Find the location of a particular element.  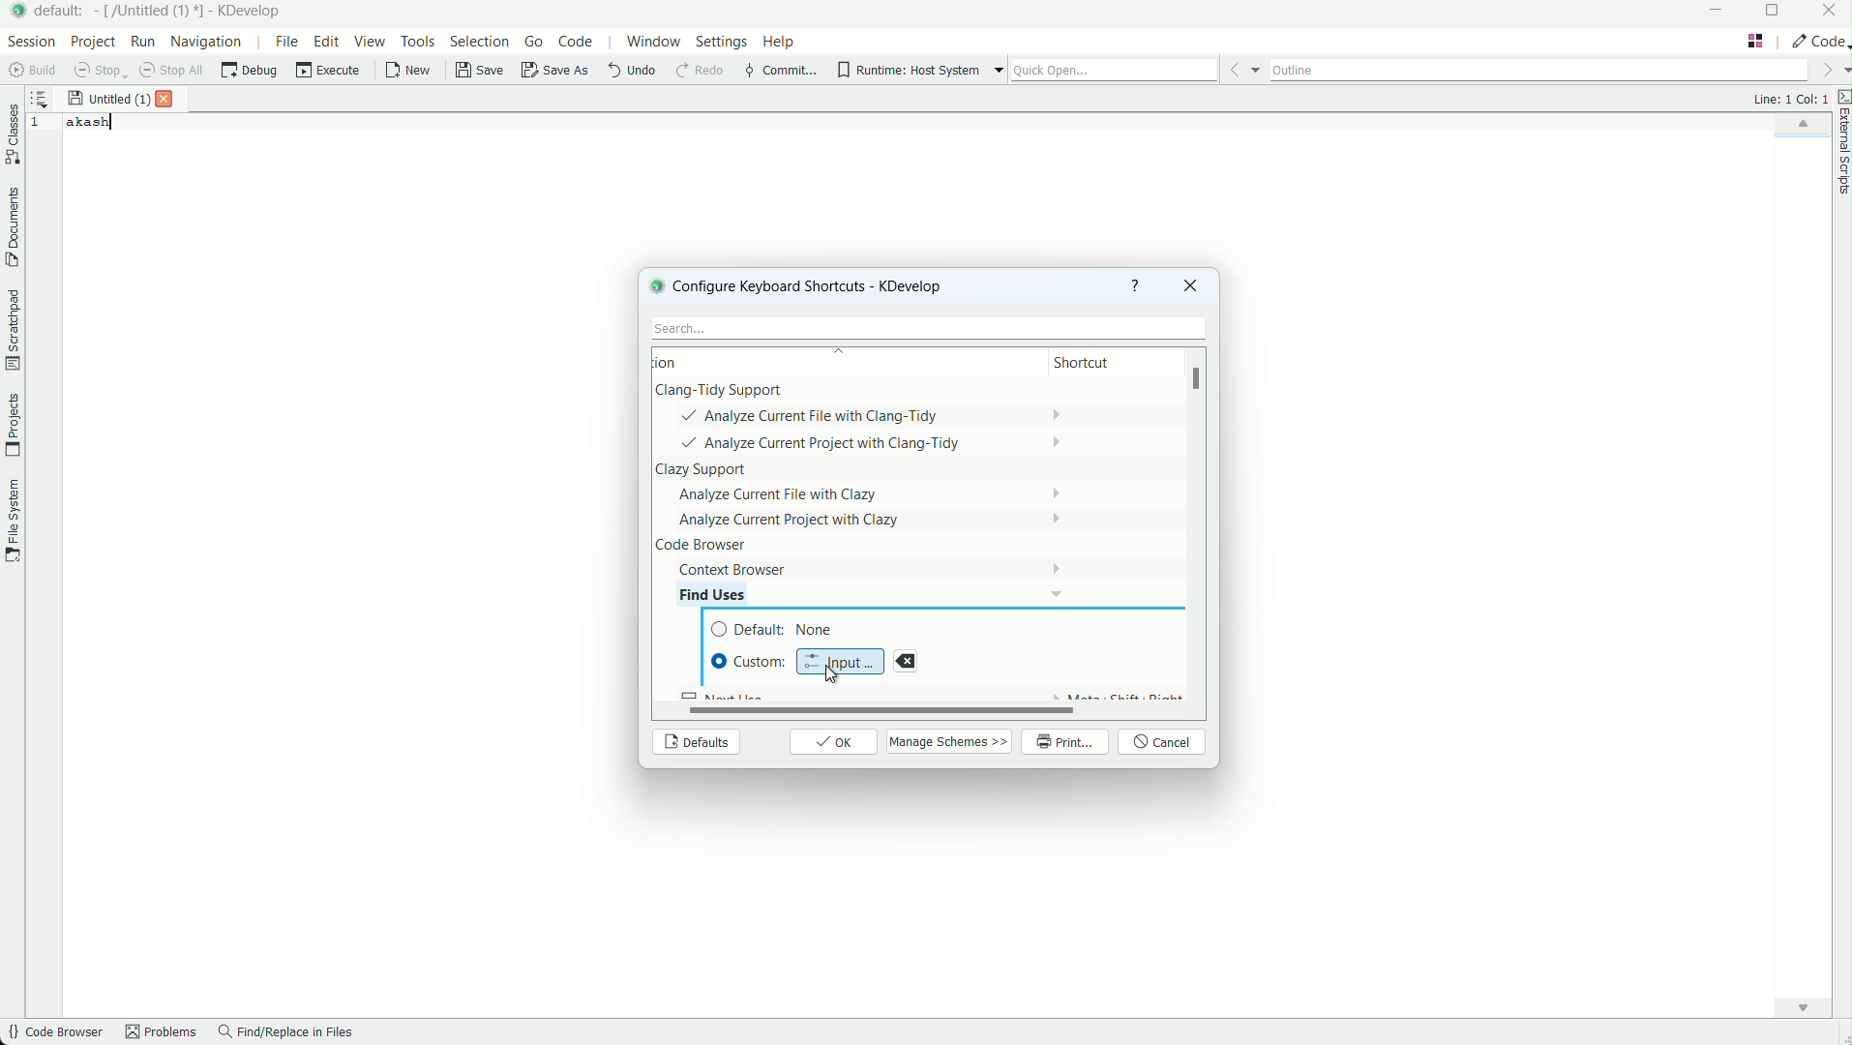

scroll bar is located at coordinates (1200, 382).